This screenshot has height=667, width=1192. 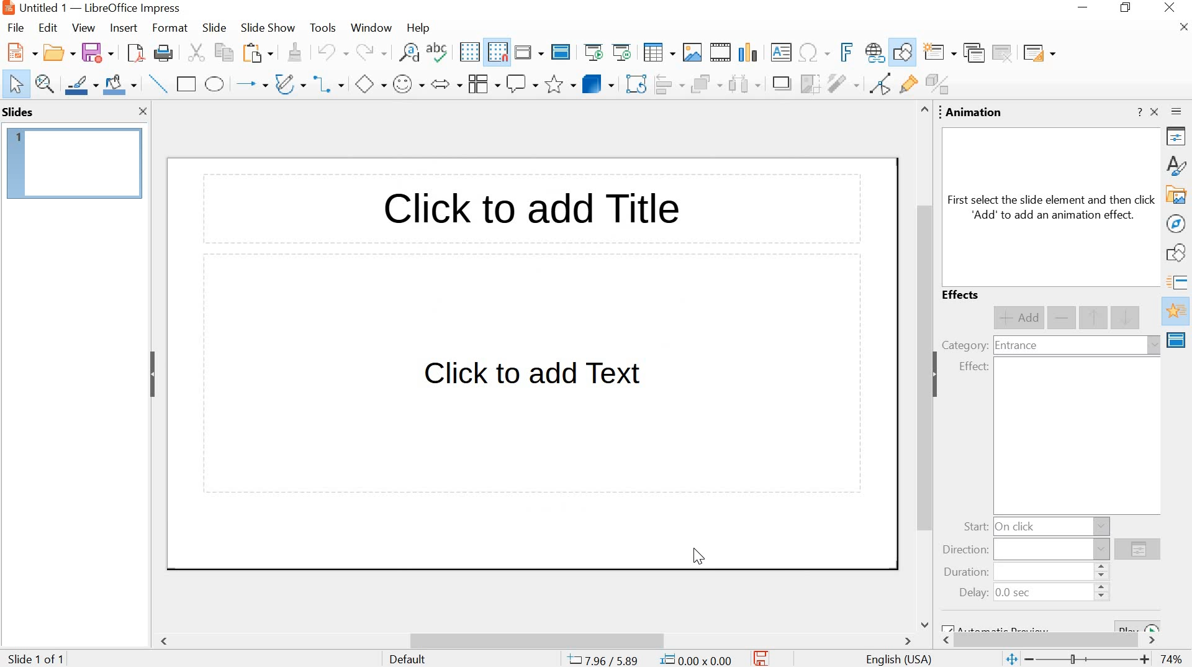 What do you see at coordinates (921, 366) in the screenshot?
I see `scroll bar` at bounding box center [921, 366].